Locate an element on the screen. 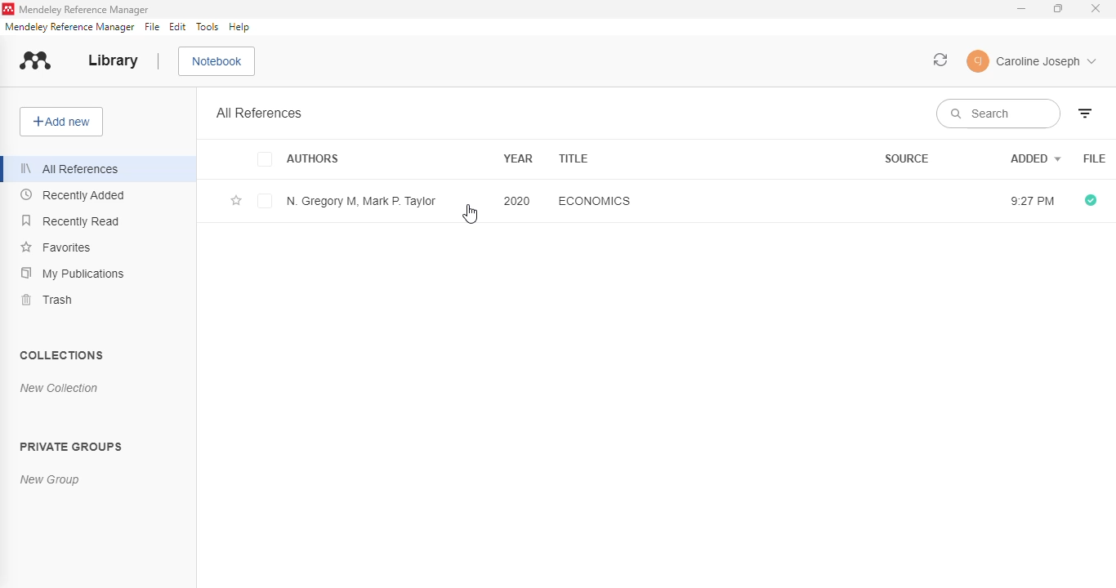  all references is located at coordinates (70, 169).